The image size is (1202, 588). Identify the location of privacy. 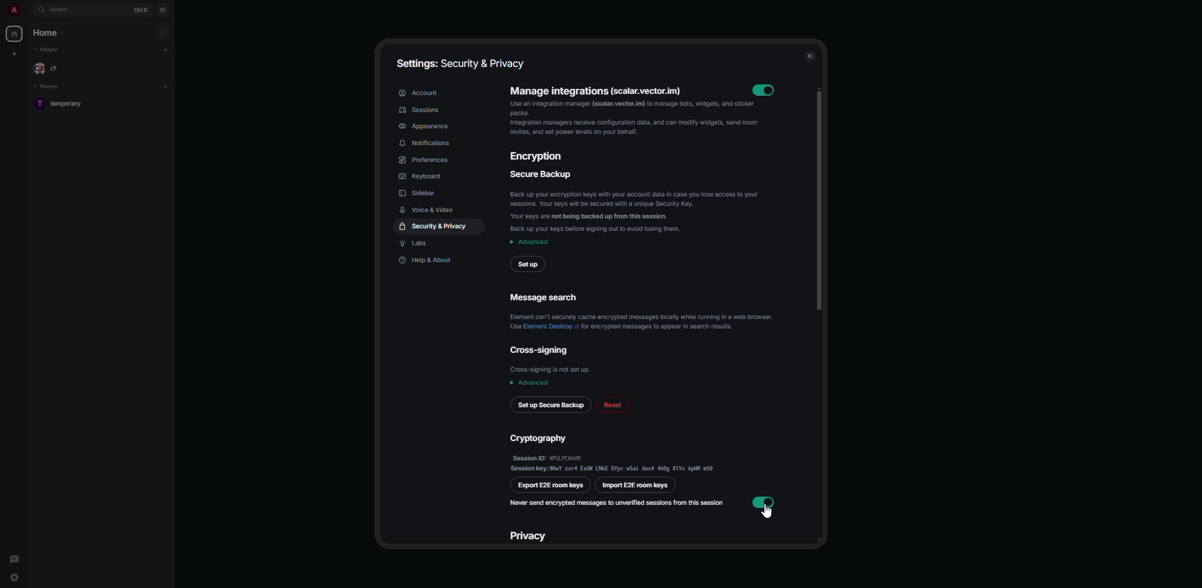
(532, 535).